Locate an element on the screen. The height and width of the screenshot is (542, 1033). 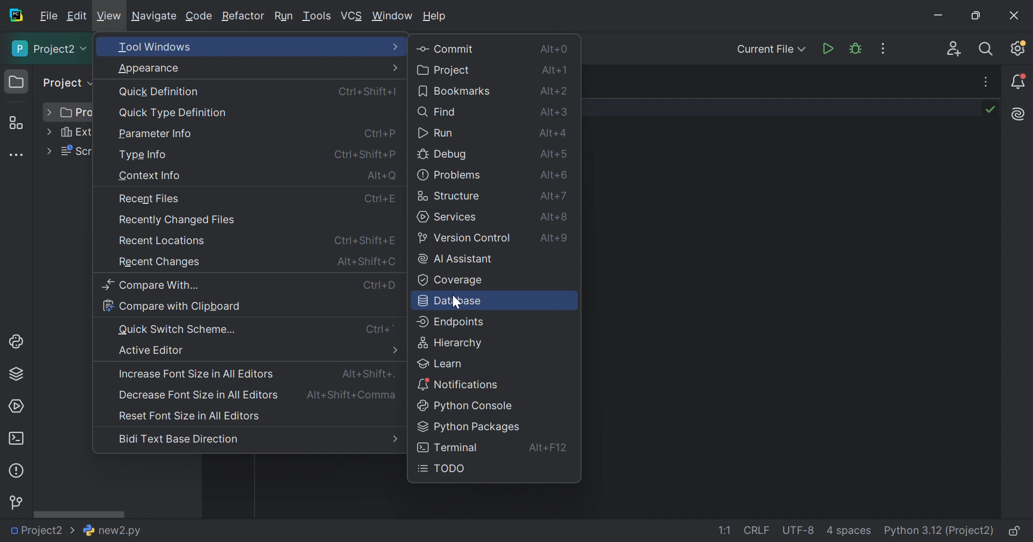
Terminal is located at coordinates (16, 438).